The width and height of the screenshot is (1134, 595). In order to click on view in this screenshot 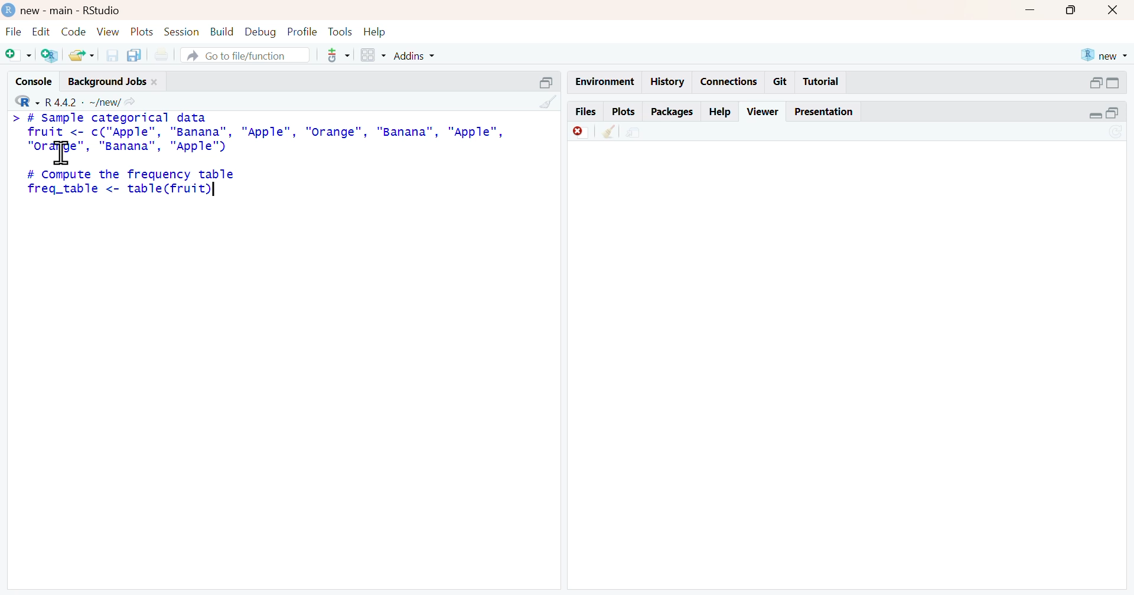, I will do `click(109, 32)`.